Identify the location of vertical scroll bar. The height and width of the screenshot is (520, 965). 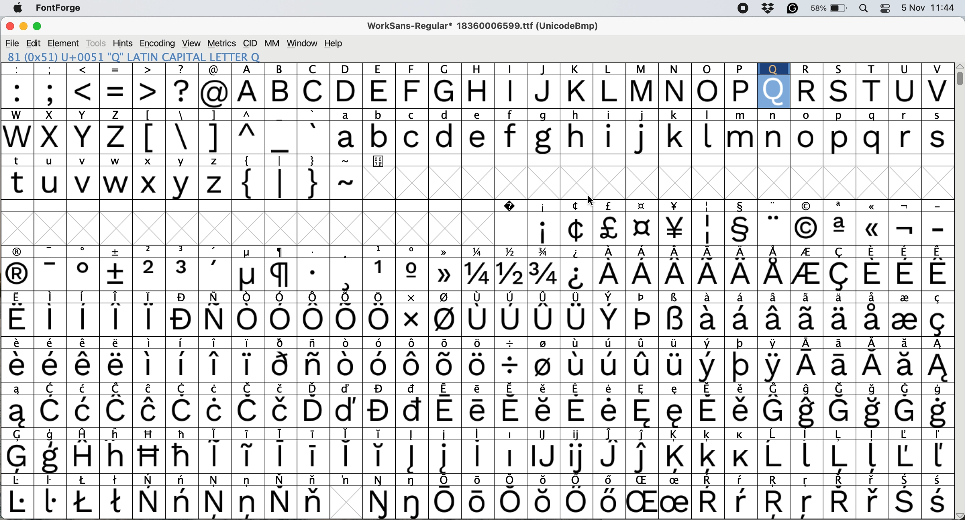
(957, 76).